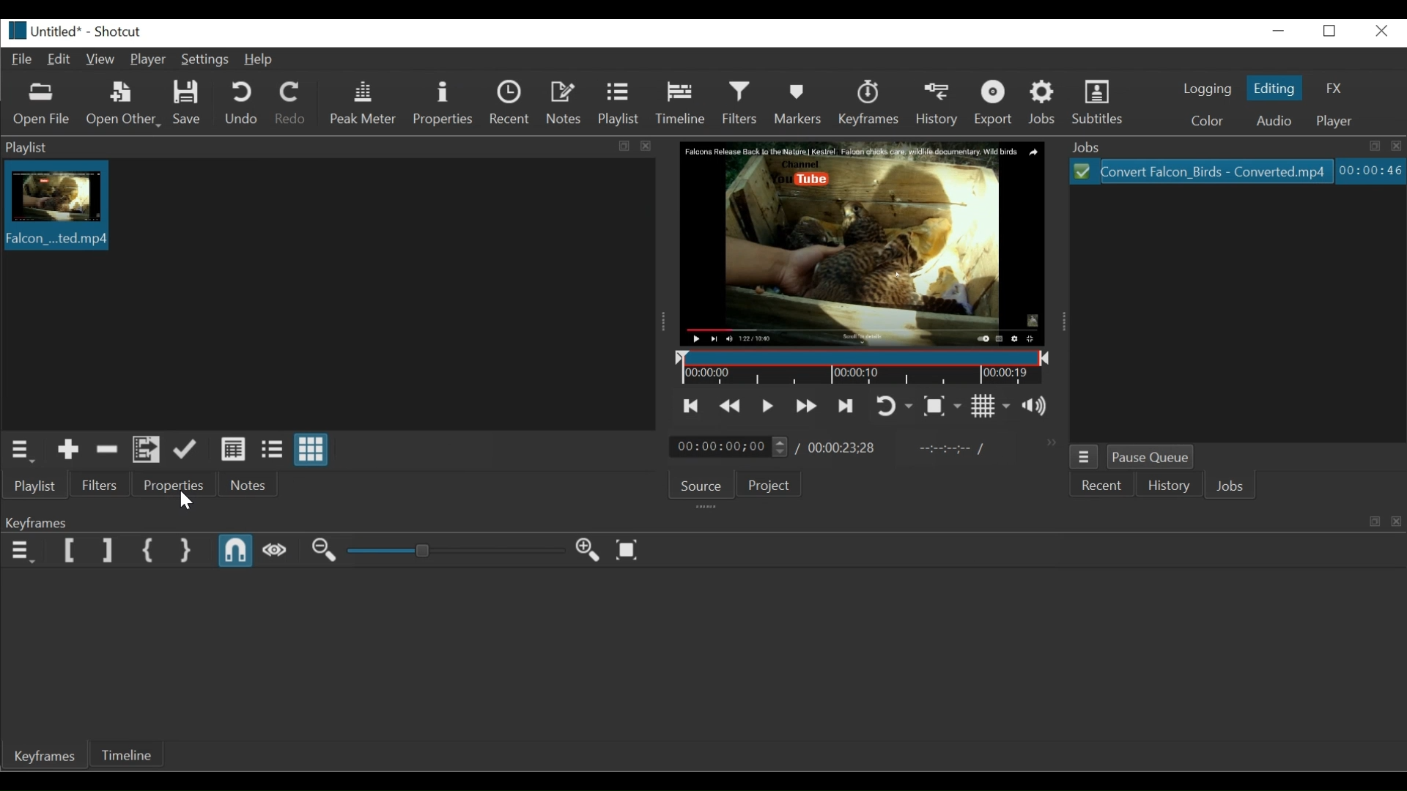 The image size is (1407, 791). I want to click on Jobs, so click(1044, 105).